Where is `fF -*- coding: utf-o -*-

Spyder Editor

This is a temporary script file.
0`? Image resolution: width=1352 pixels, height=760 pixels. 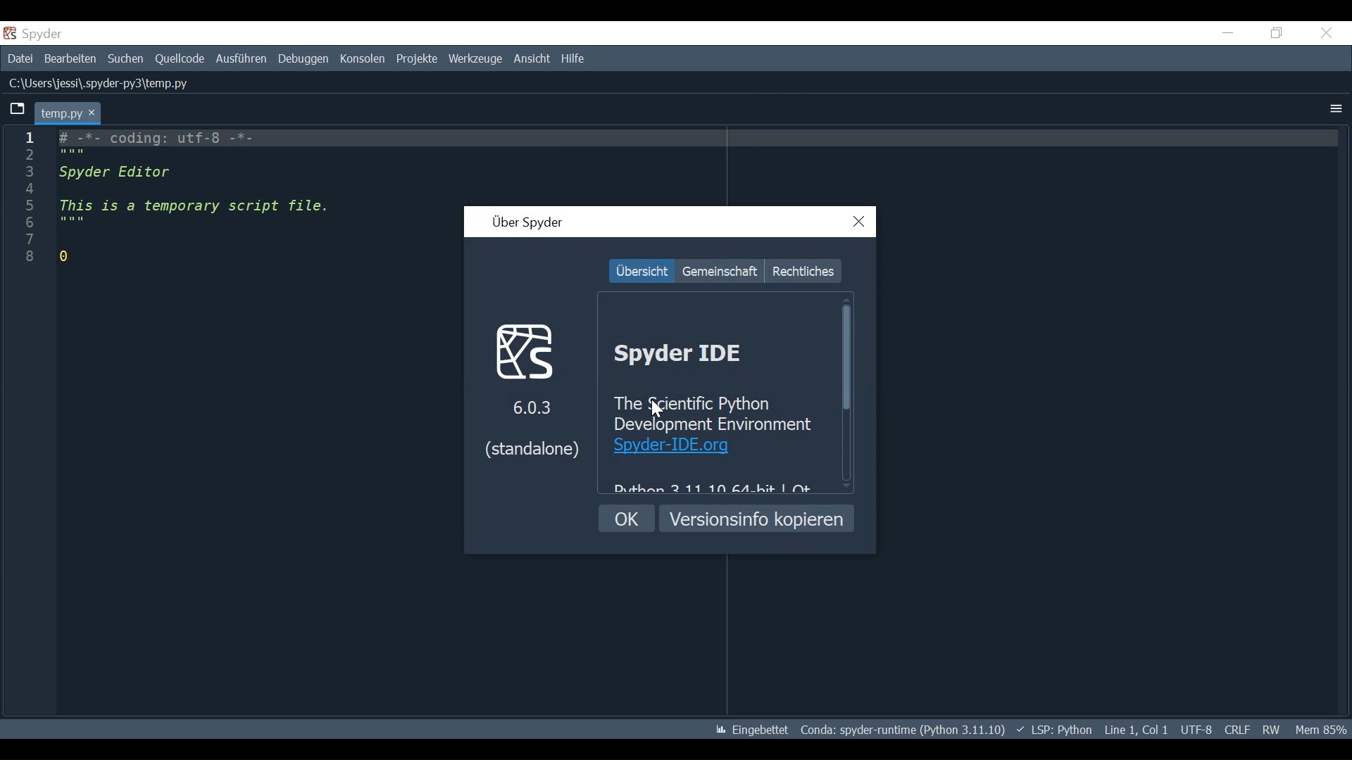
fF -*- coding: utf-o -*-

Spyder Editor

This is a temporary script file.
0 is located at coordinates (200, 199).